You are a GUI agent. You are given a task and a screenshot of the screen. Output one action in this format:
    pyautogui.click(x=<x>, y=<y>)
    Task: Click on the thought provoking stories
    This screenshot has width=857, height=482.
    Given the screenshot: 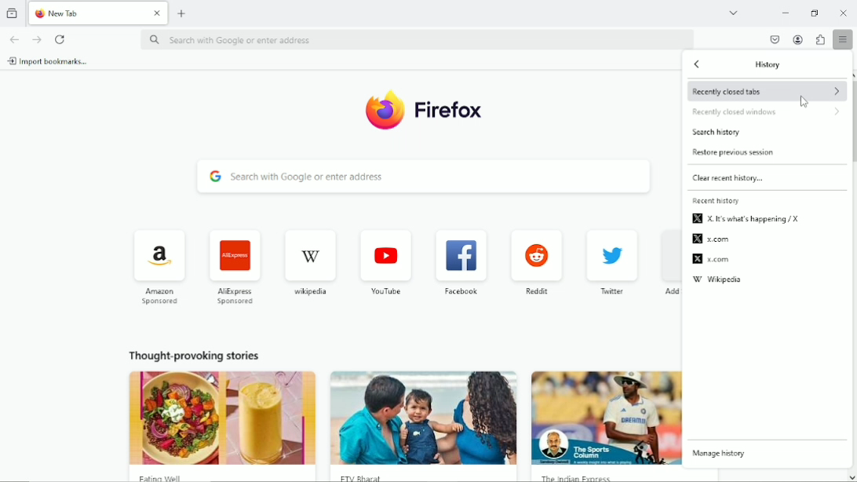 What is the action you would take?
    pyautogui.click(x=190, y=354)
    